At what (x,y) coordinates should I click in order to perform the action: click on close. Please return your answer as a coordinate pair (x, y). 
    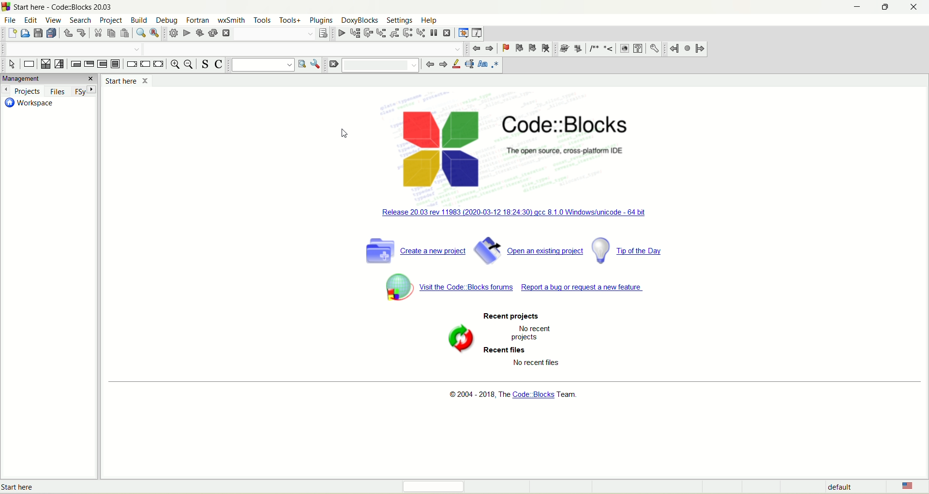
    Looking at the image, I should click on (916, 9).